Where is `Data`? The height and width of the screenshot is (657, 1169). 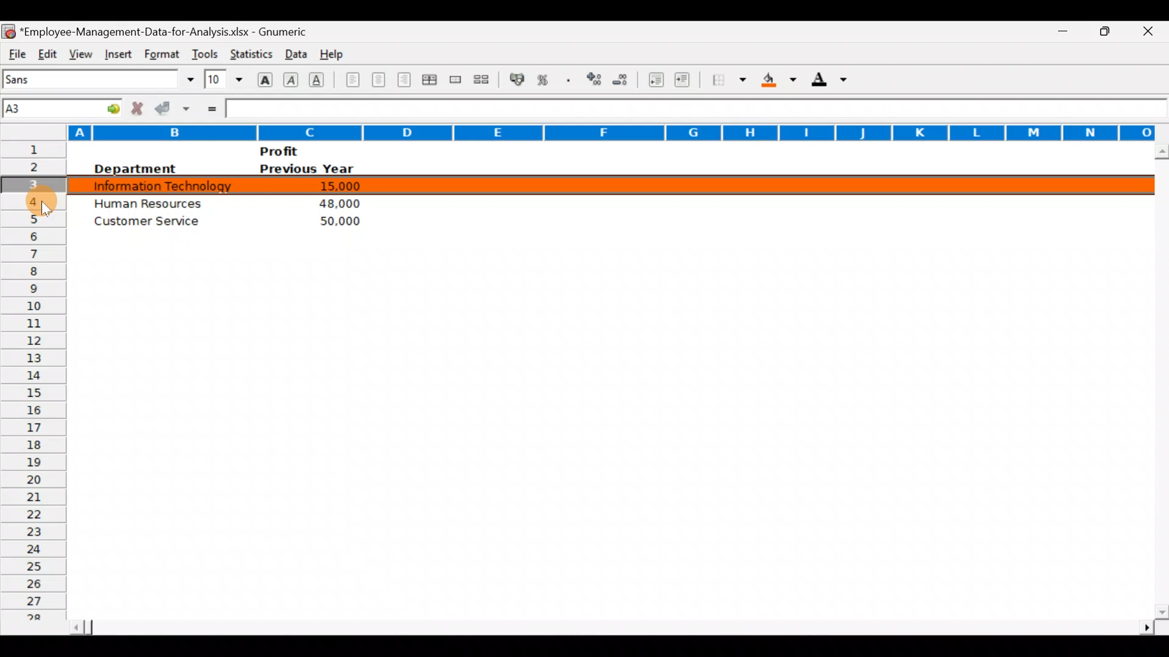 Data is located at coordinates (293, 51).